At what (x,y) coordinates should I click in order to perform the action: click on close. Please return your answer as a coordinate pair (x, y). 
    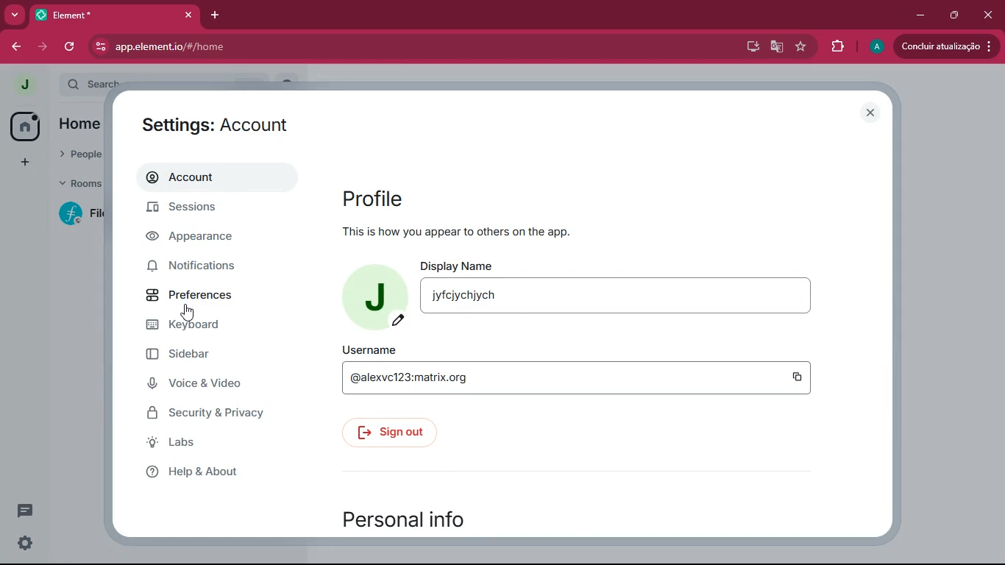
    Looking at the image, I should click on (873, 114).